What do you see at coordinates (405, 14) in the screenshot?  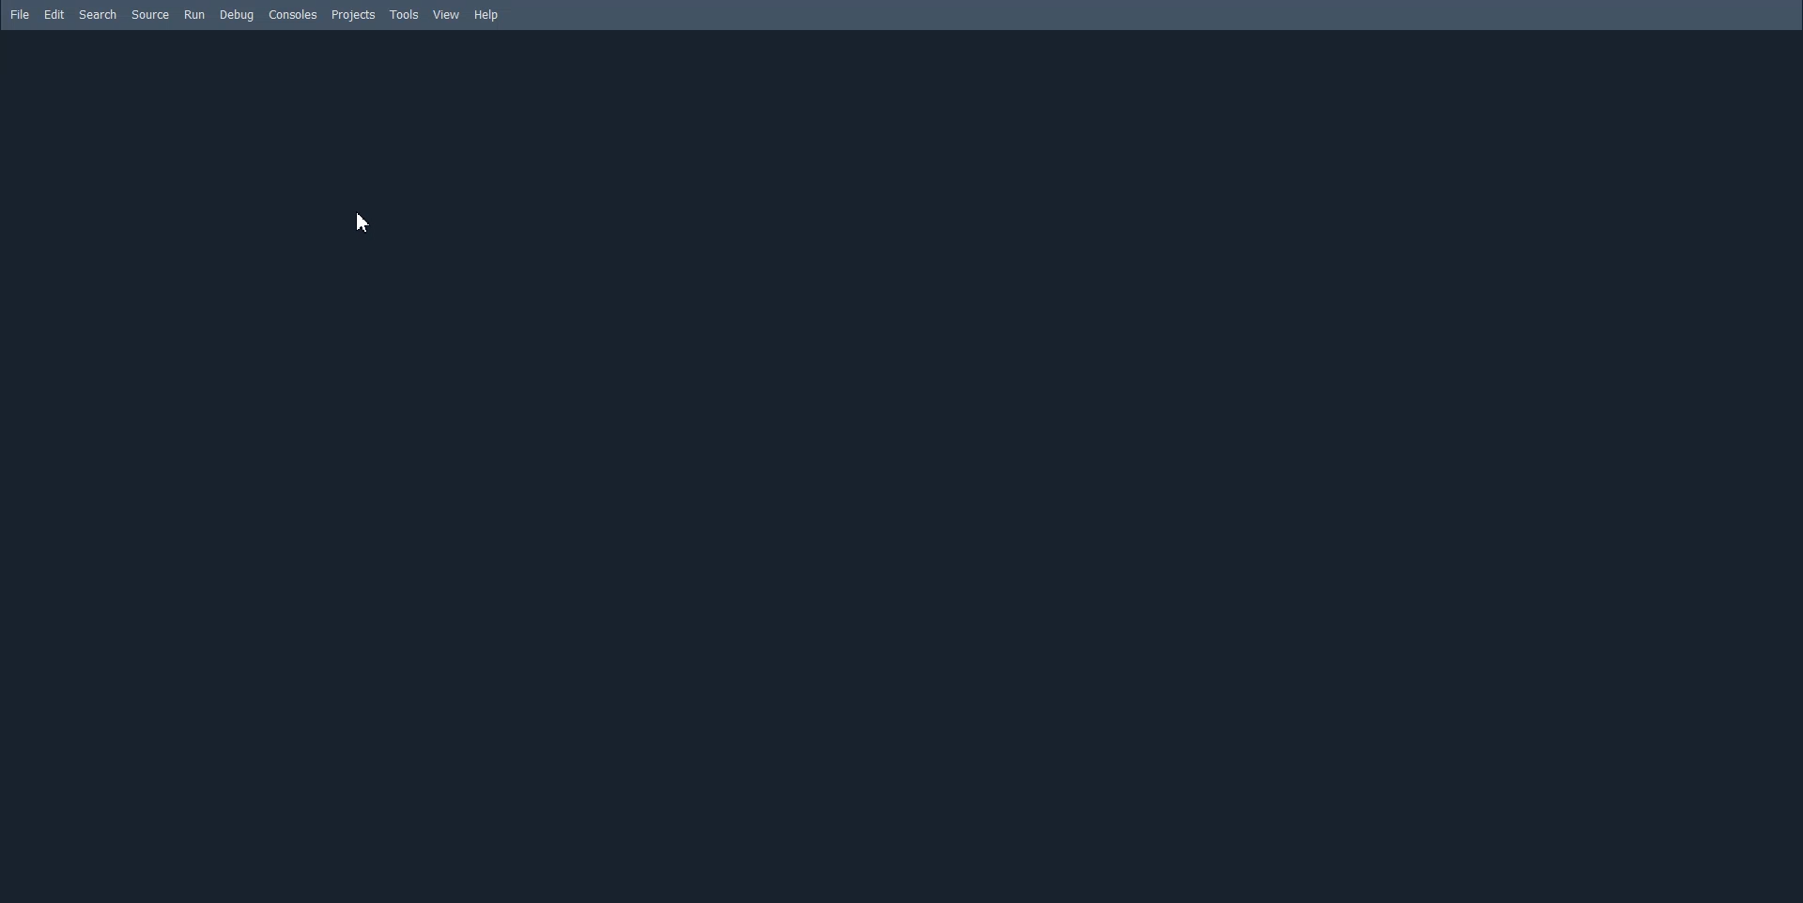 I see `Tools` at bounding box center [405, 14].